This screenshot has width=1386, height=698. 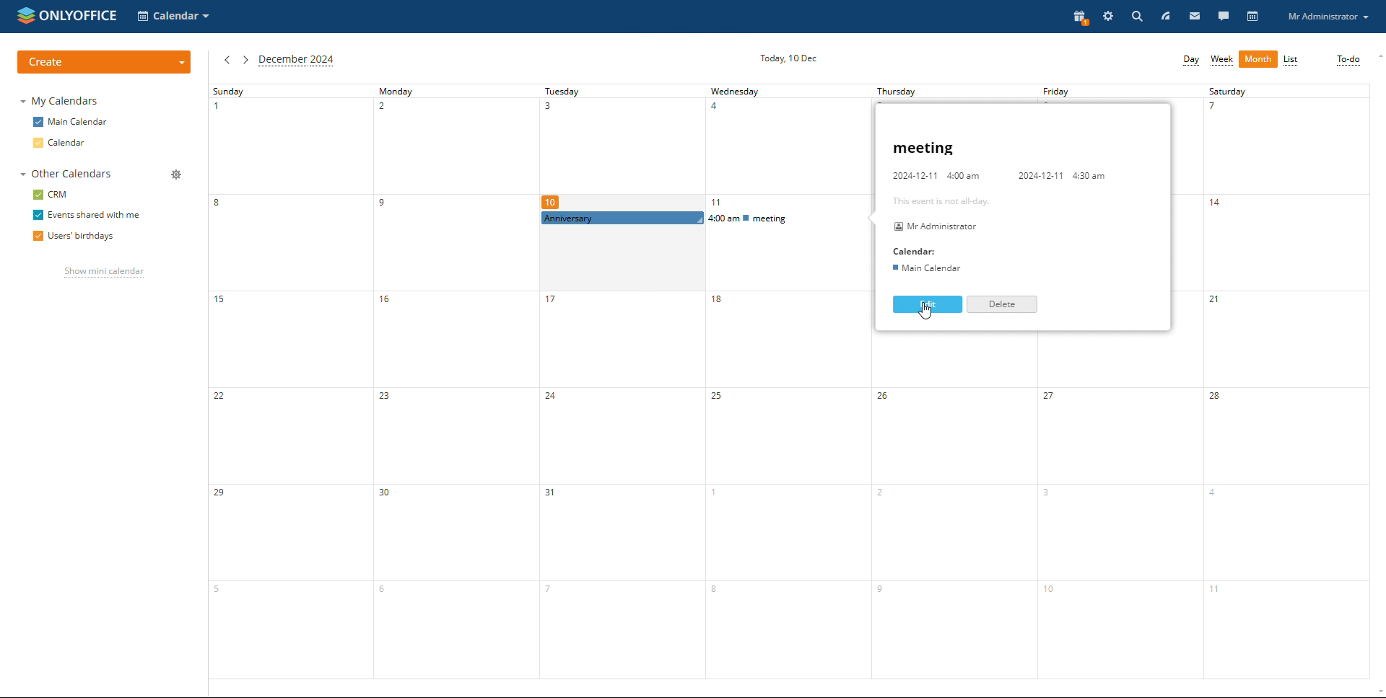 What do you see at coordinates (1088, 175) in the screenshot?
I see `4:30 am` at bounding box center [1088, 175].